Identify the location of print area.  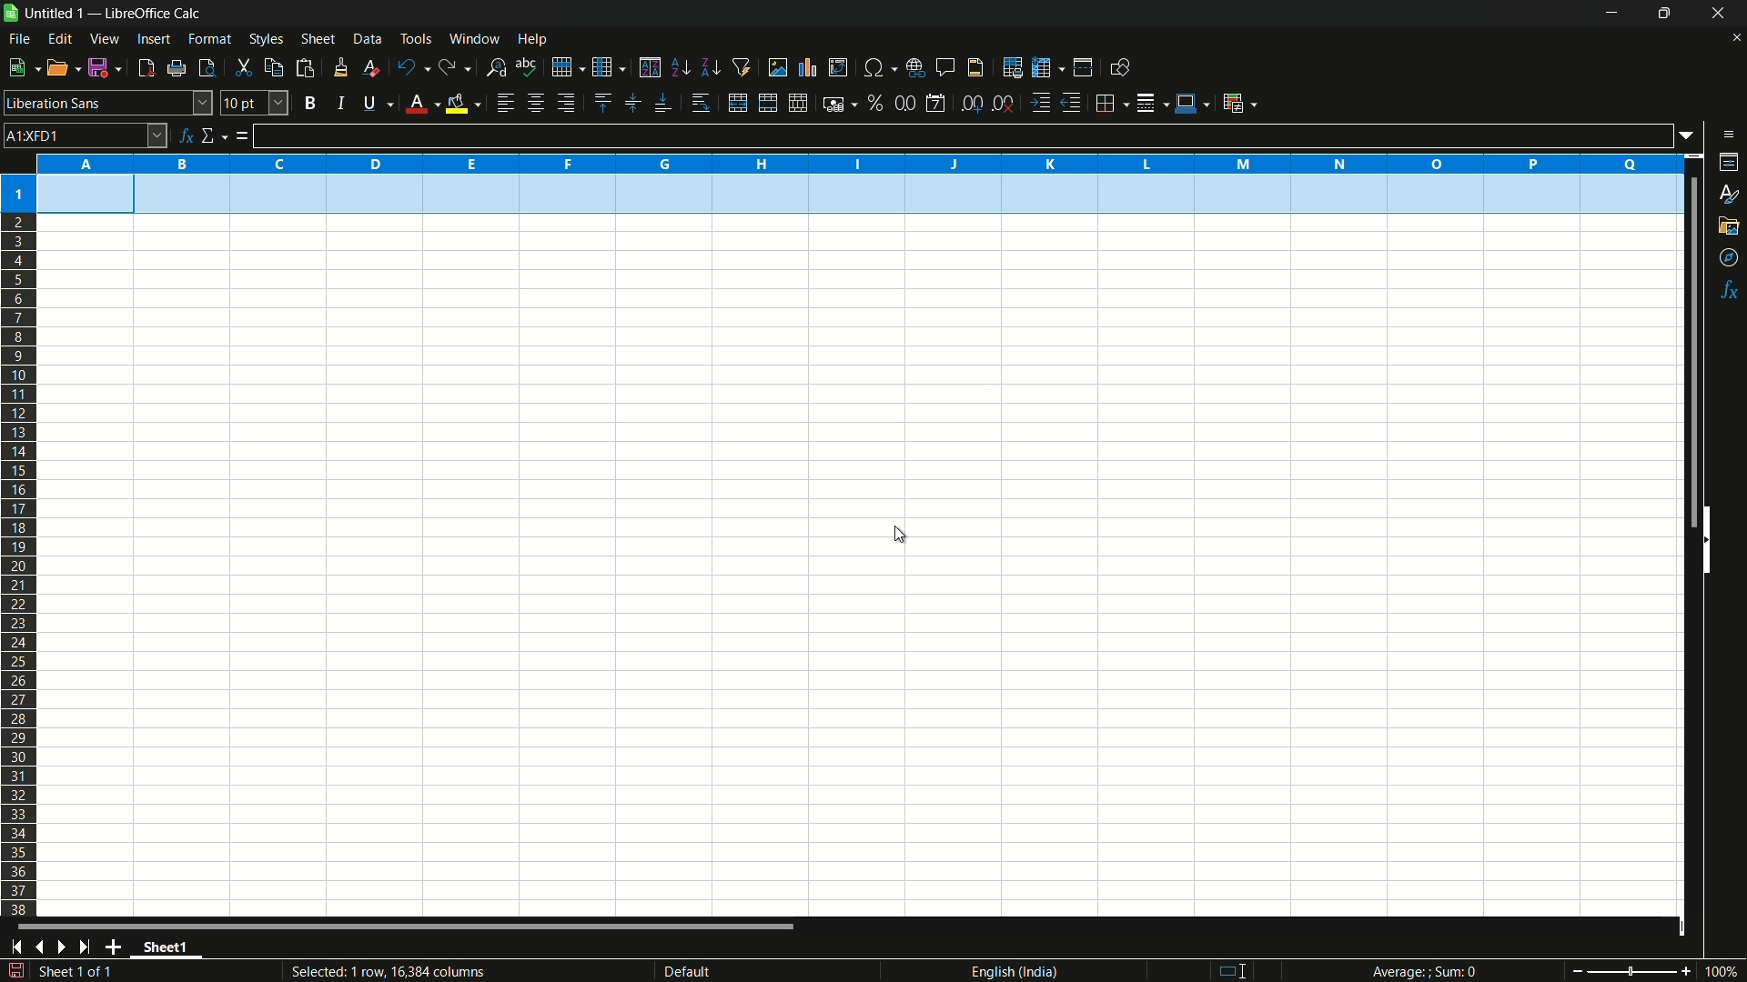
(1013, 67).